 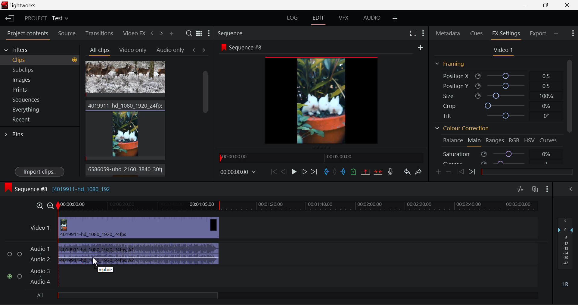 I want to click on Play, so click(x=294, y=172).